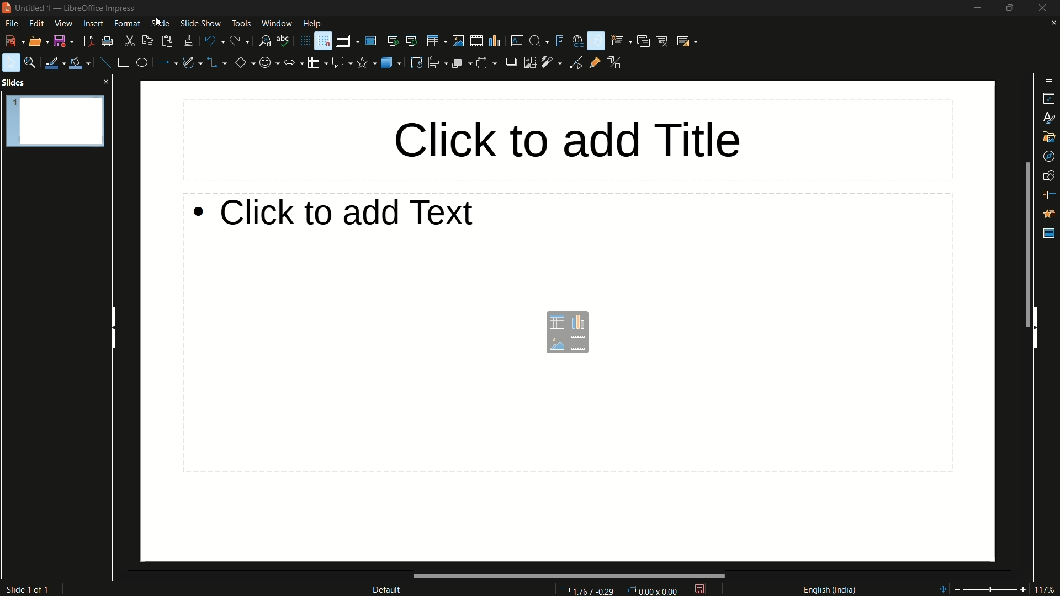 The height and width of the screenshot is (596, 1060). Describe the element at coordinates (1047, 155) in the screenshot. I see `navigator` at that location.